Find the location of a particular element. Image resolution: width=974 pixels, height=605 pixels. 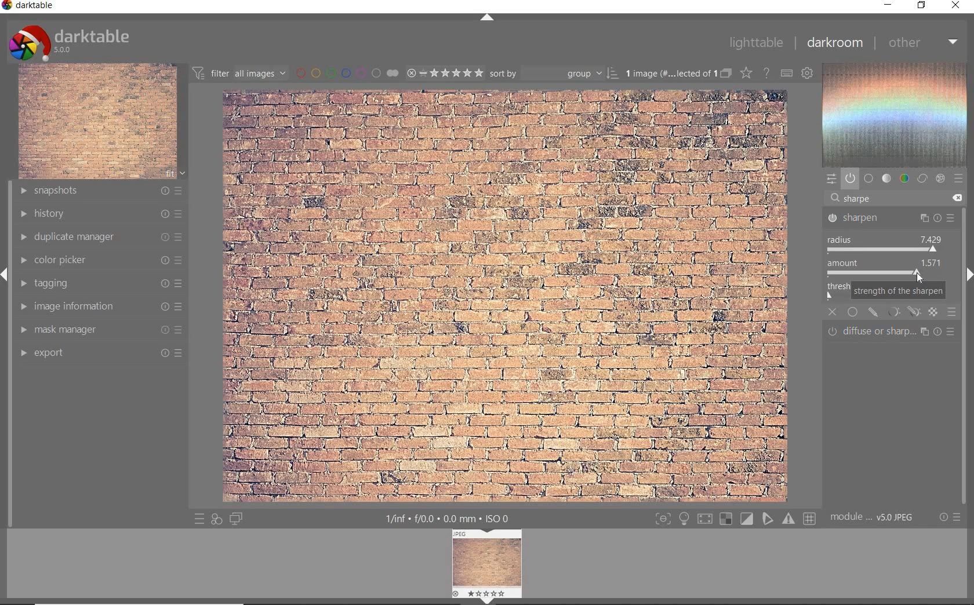

next is located at coordinates (968, 275).